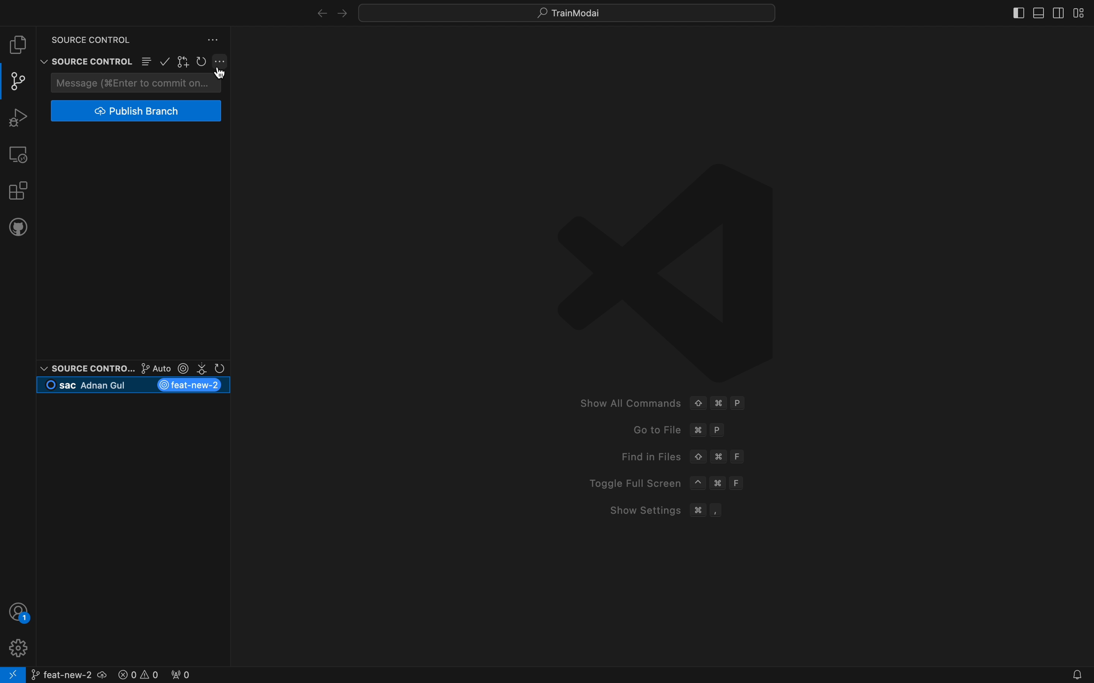  I want to click on Command, so click(719, 456).